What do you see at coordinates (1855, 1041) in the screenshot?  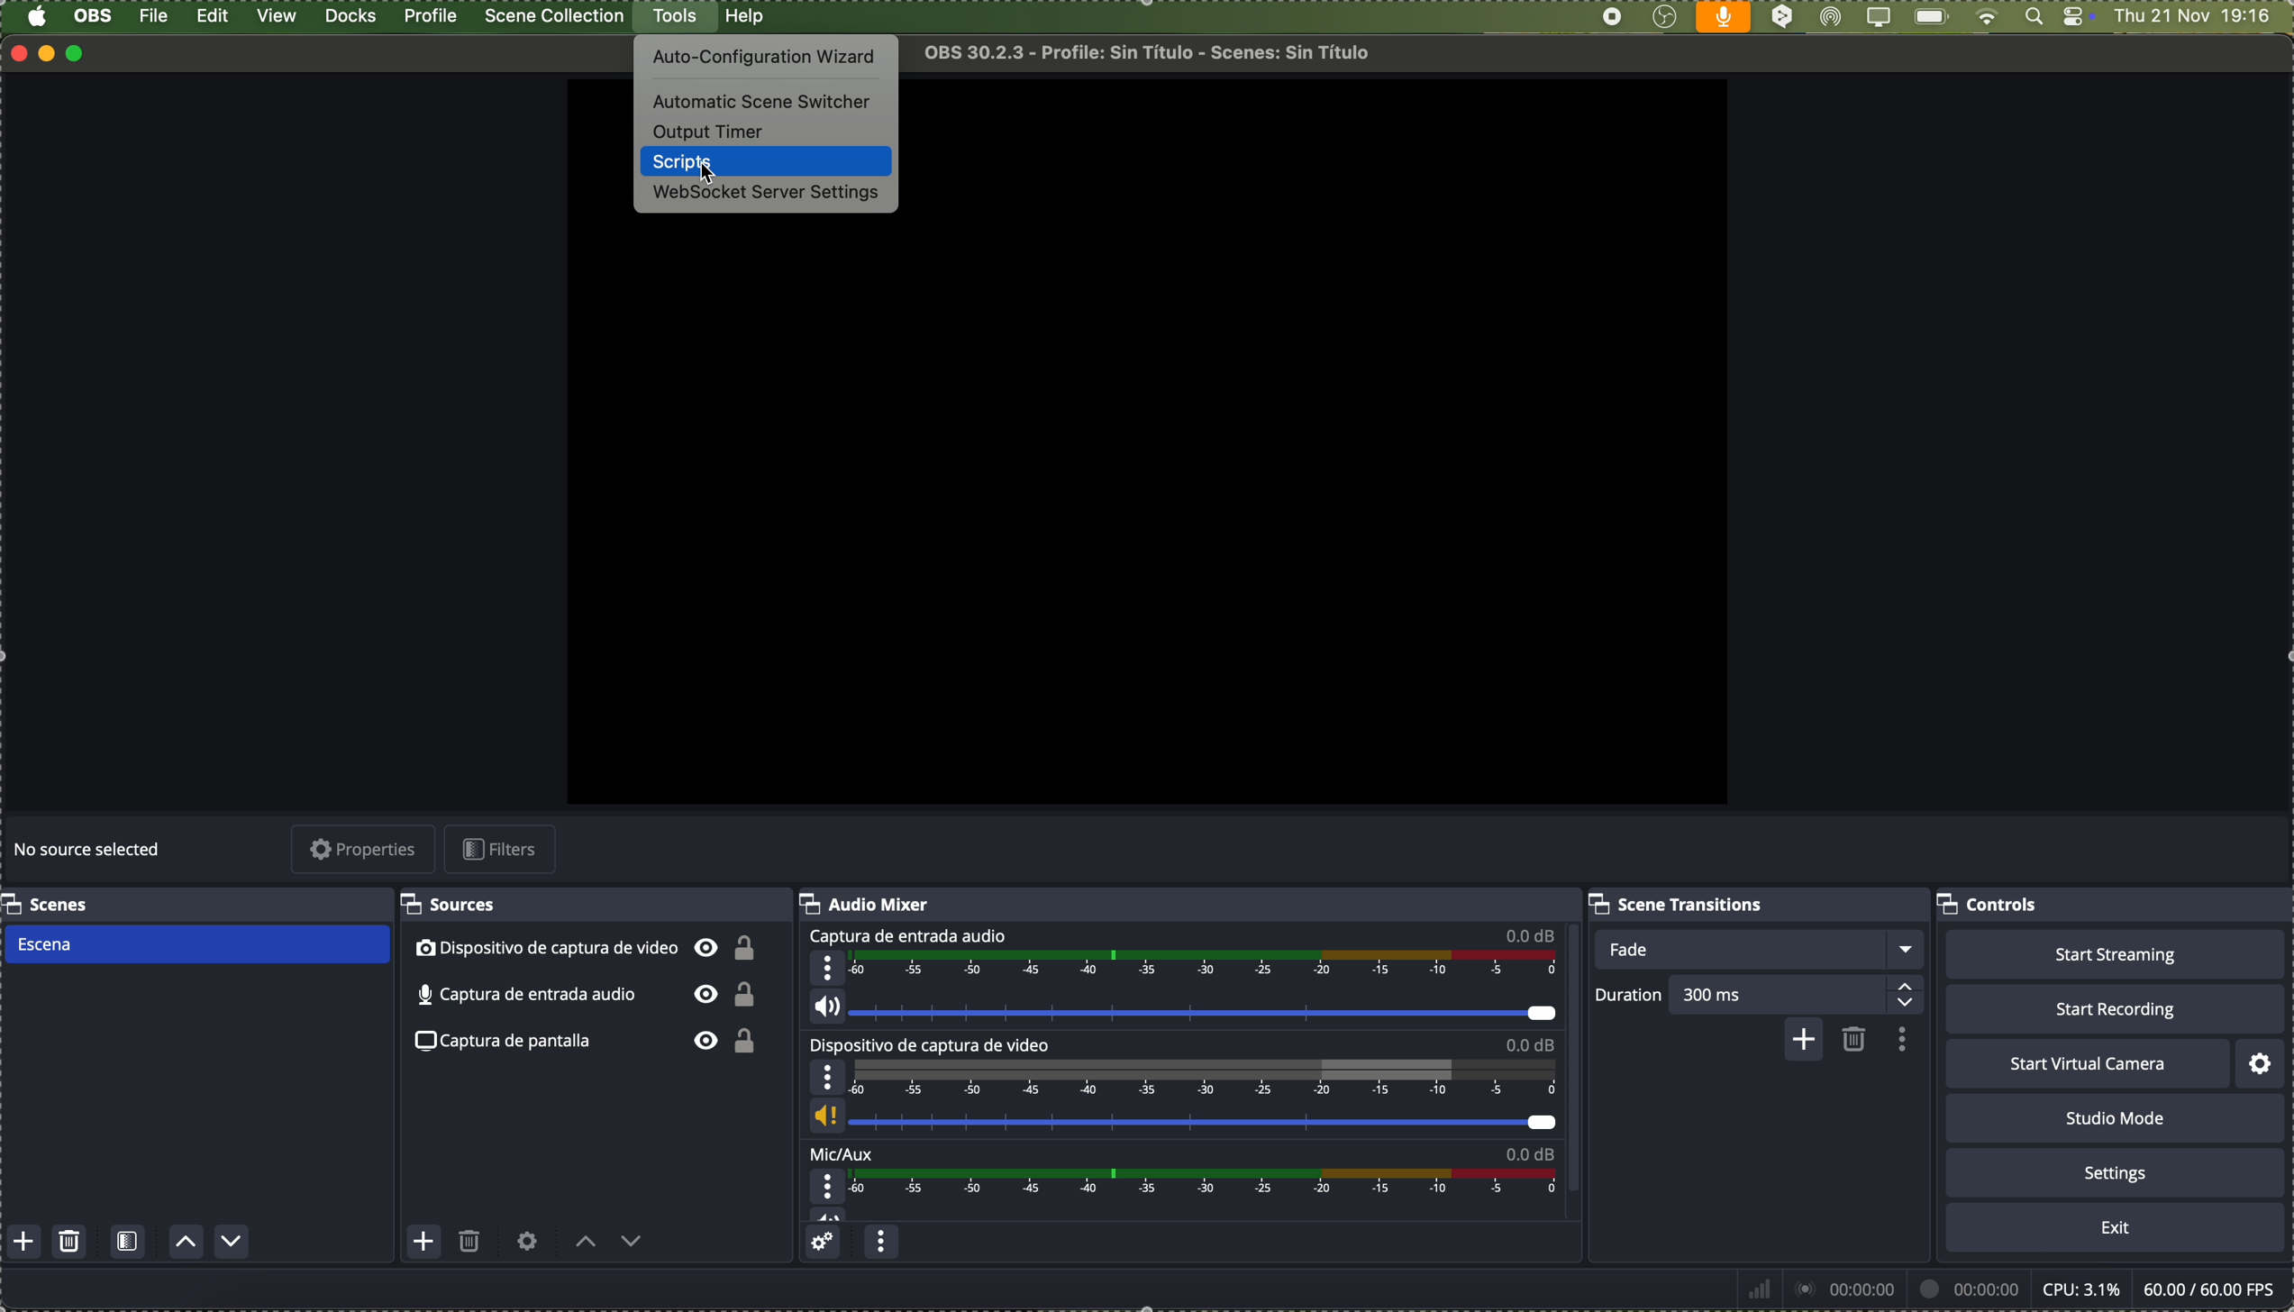 I see `remove` at bounding box center [1855, 1041].